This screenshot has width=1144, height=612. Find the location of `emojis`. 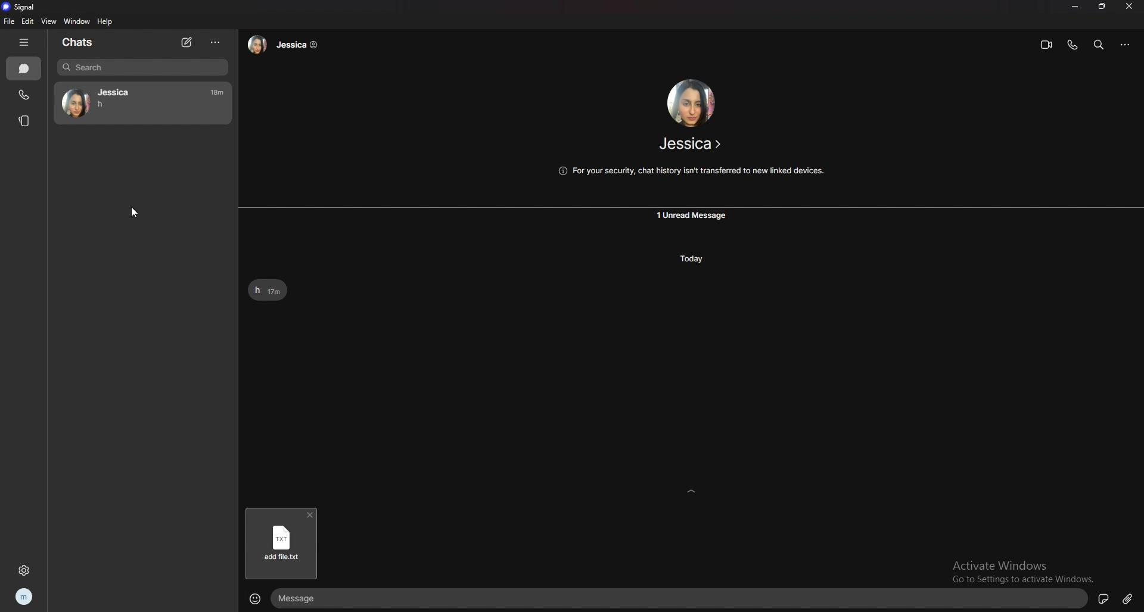

emojis is located at coordinates (255, 599).